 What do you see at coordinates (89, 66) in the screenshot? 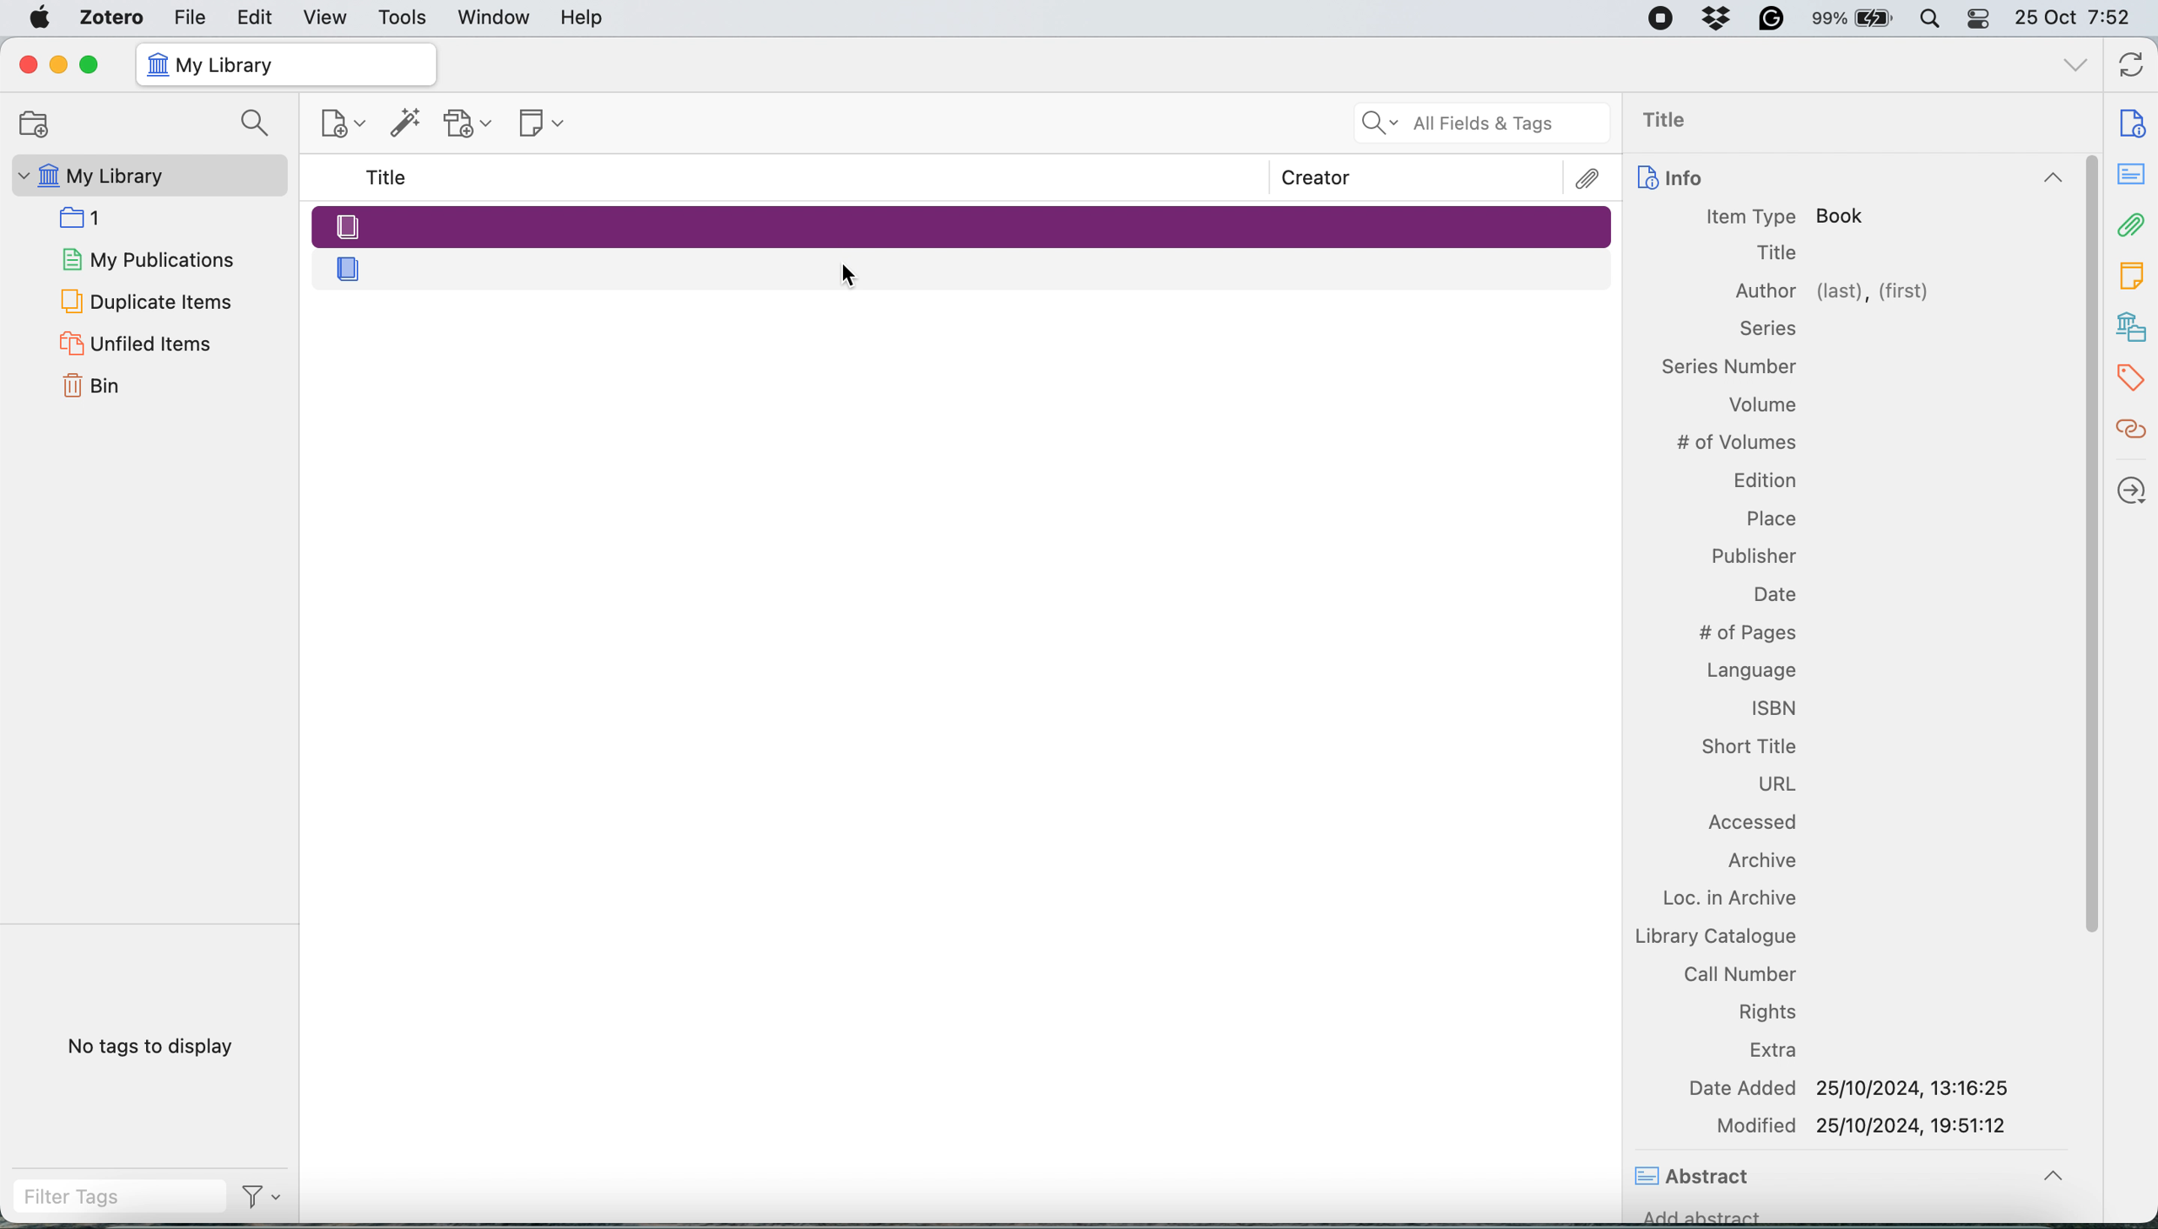
I see `Maximize` at bounding box center [89, 66].